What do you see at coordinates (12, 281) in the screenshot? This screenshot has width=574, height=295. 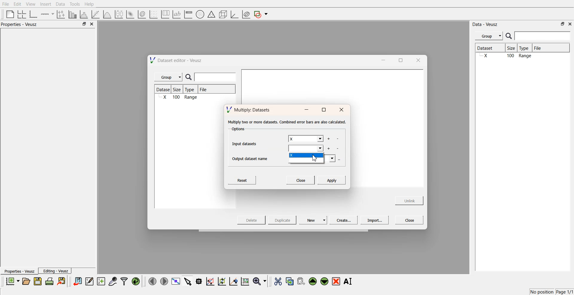 I see `new documents` at bounding box center [12, 281].